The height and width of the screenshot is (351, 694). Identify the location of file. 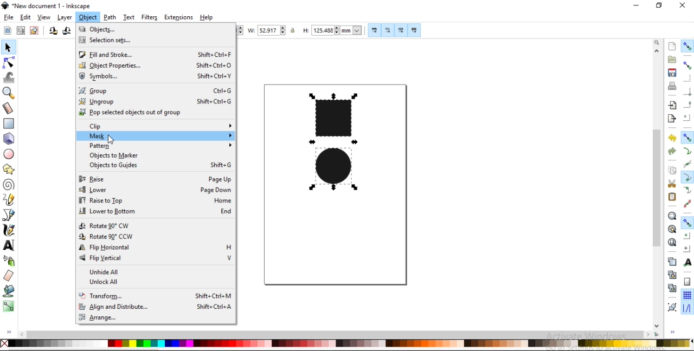
(9, 17).